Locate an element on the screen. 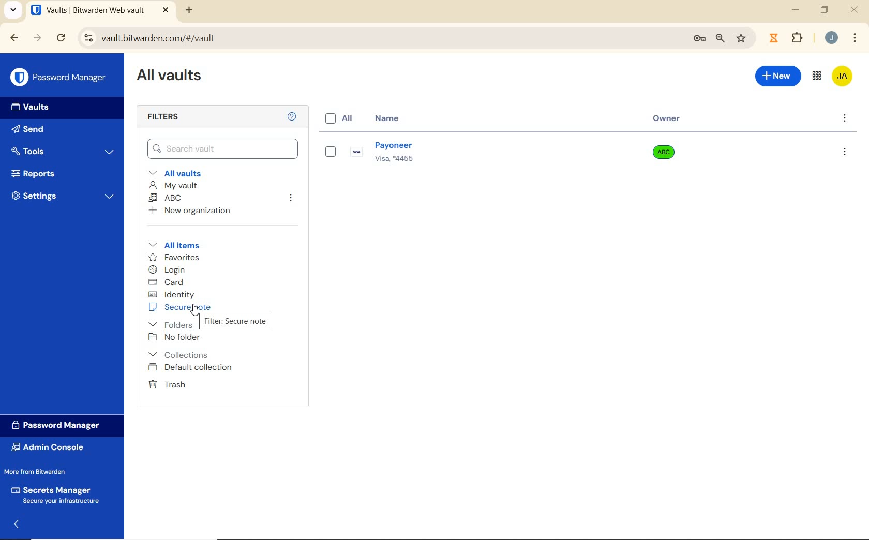 The height and width of the screenshot is (540, 869). Default collection is located at coordinates (191, 368).